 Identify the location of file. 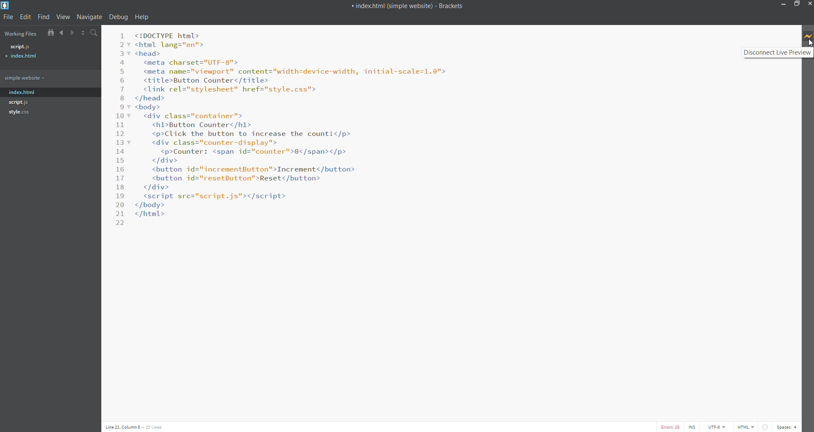
(10, 17).